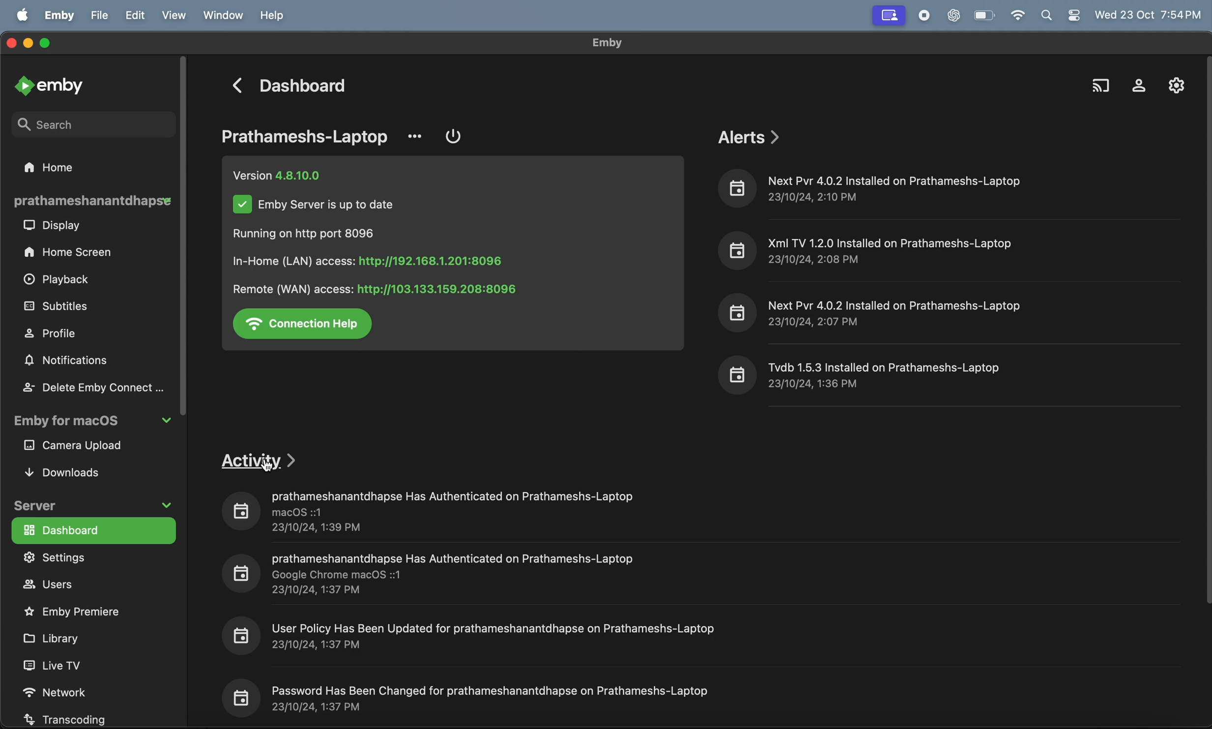  I want to click on server, so click(92, 503).